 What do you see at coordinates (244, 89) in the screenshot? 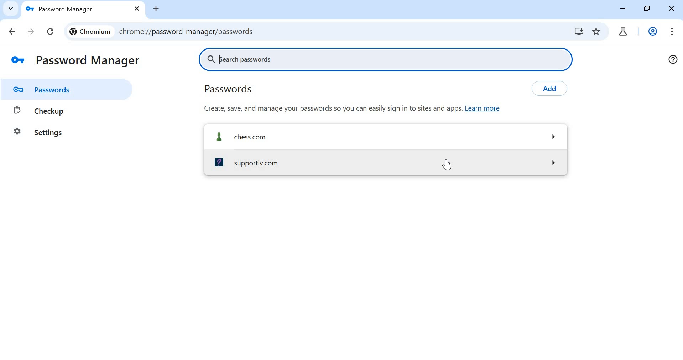
I see `passwords` at bounding box center [244, 89].